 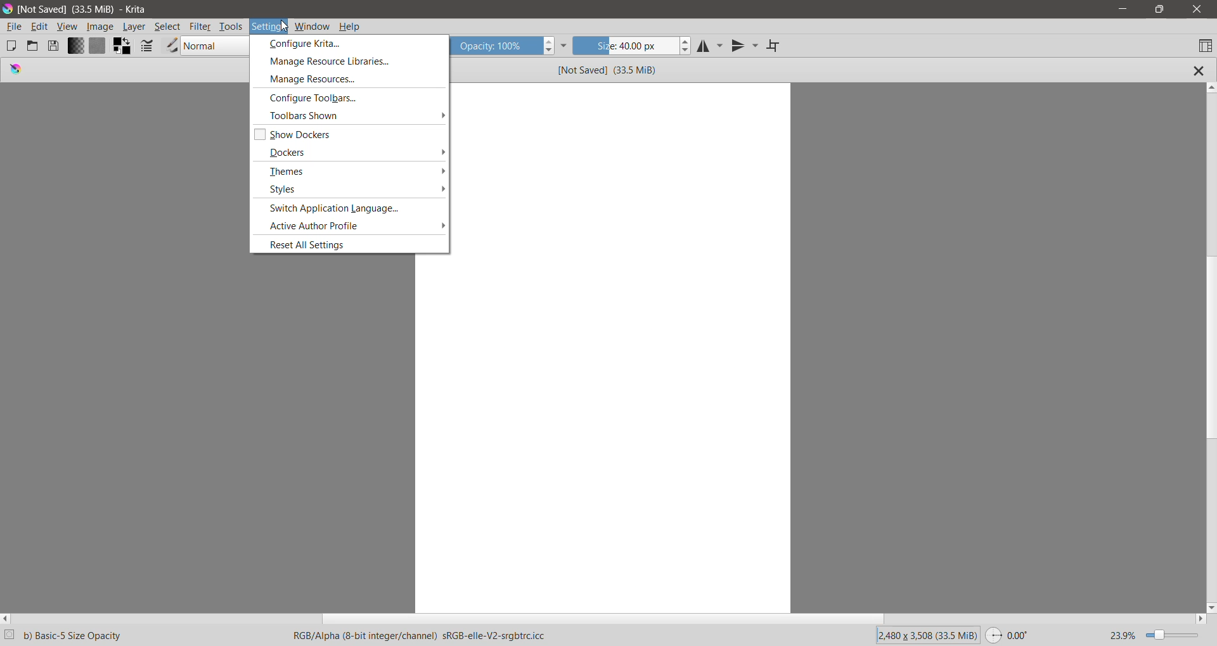 I want to click on More Tools, so click(x=565, y=45).